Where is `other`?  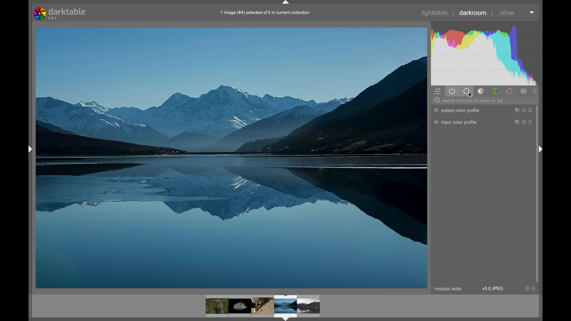
other is located at coordinates (508, 13).